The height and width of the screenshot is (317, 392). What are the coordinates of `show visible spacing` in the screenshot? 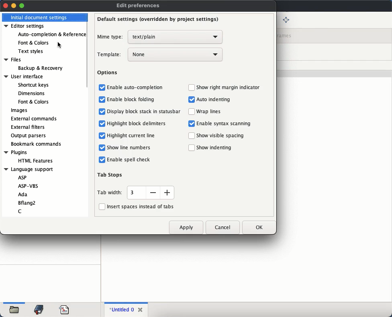 It's located at (216, 136).